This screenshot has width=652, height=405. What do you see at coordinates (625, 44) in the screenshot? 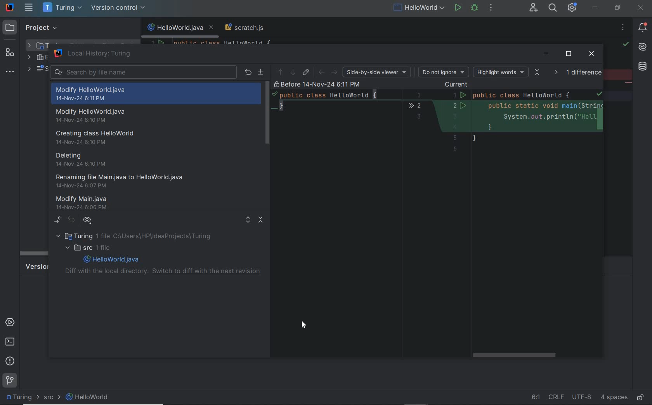
I see `highlight all problems` at bounding box center [625, 44].